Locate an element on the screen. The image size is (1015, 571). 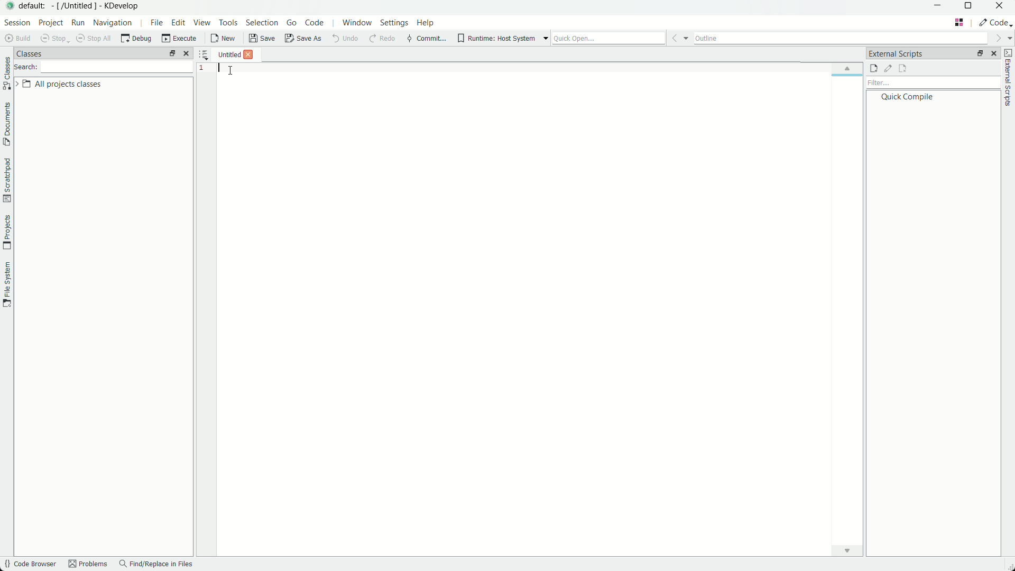
commit is located at coordinates (426, 39).